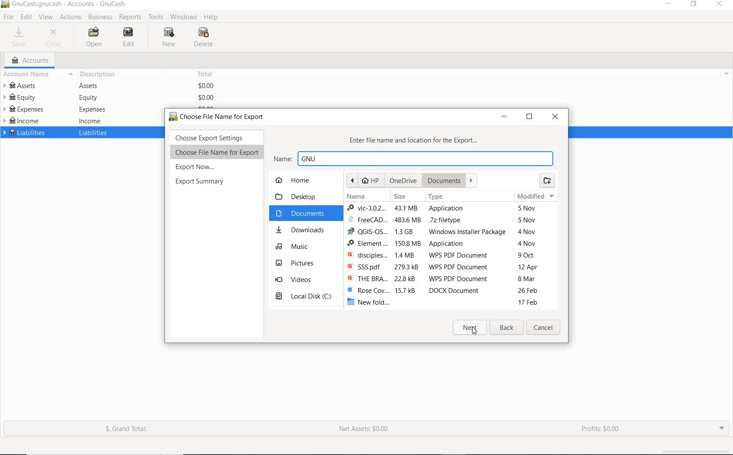  What do you see at coordinates (475, 332) in the screenshot?
I see `cursor` at bounding box center [475, 332].